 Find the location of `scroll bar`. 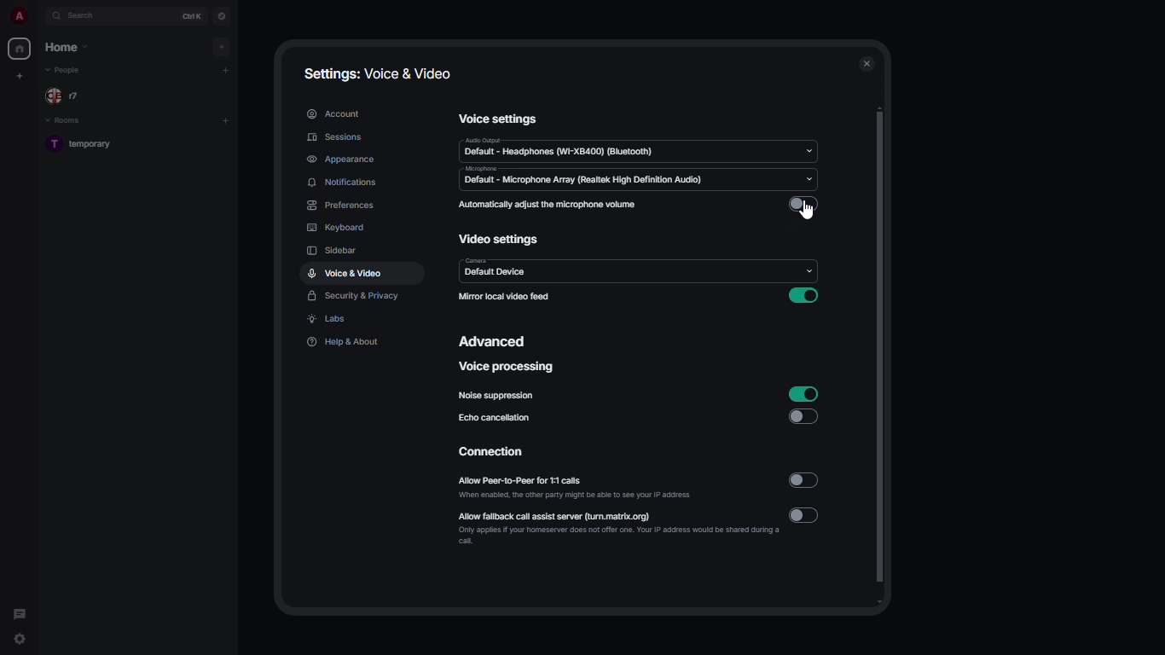

scroll bar is located at coordinates (882, 353).